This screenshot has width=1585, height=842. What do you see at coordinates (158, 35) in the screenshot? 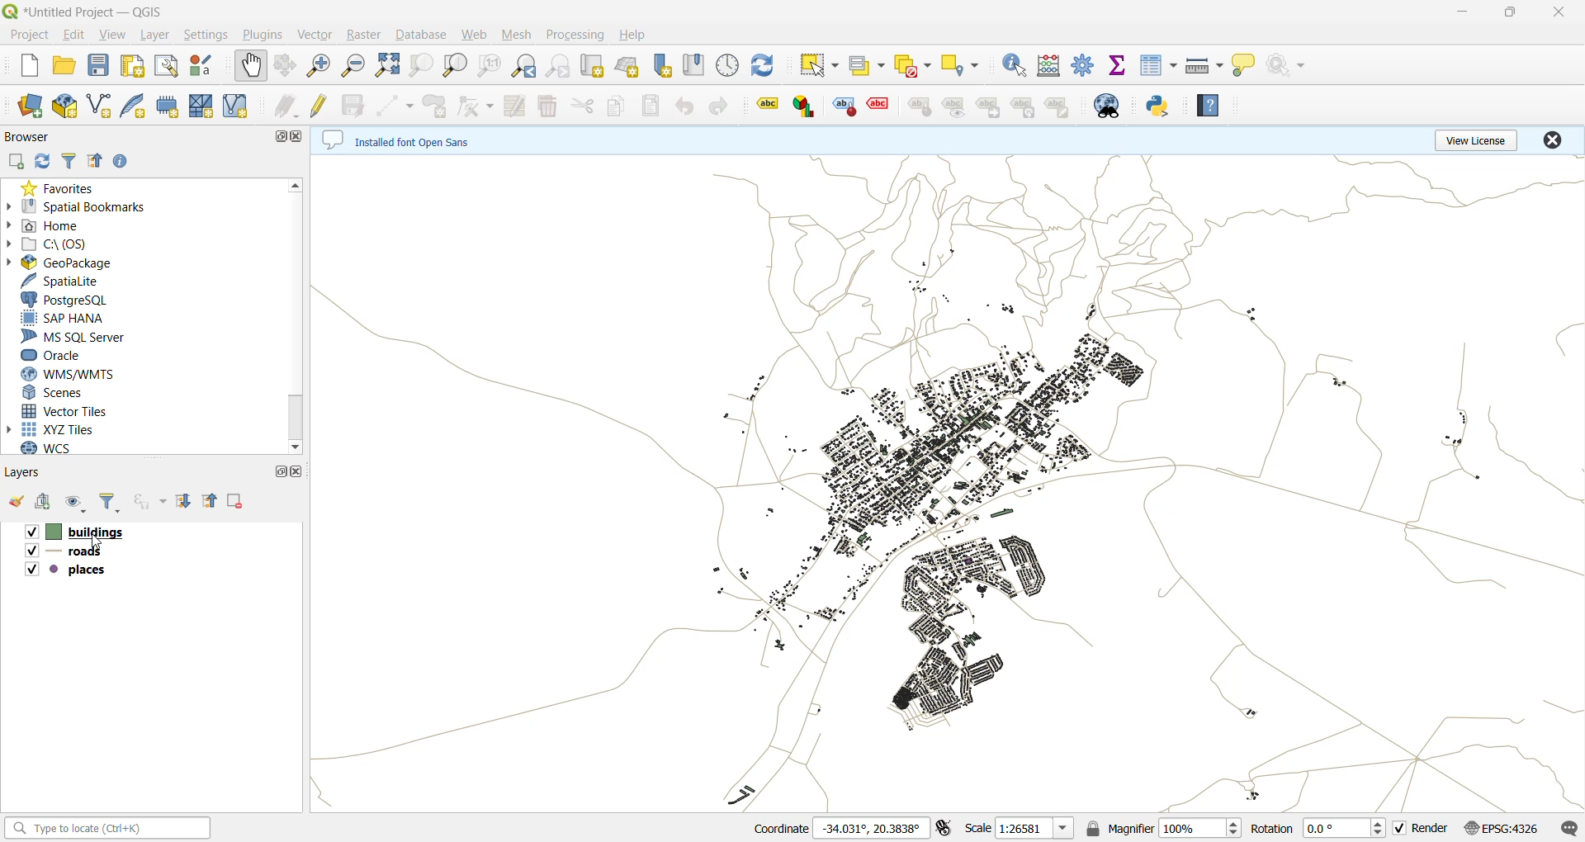
I see `layer` at bounding box center [158, 35].